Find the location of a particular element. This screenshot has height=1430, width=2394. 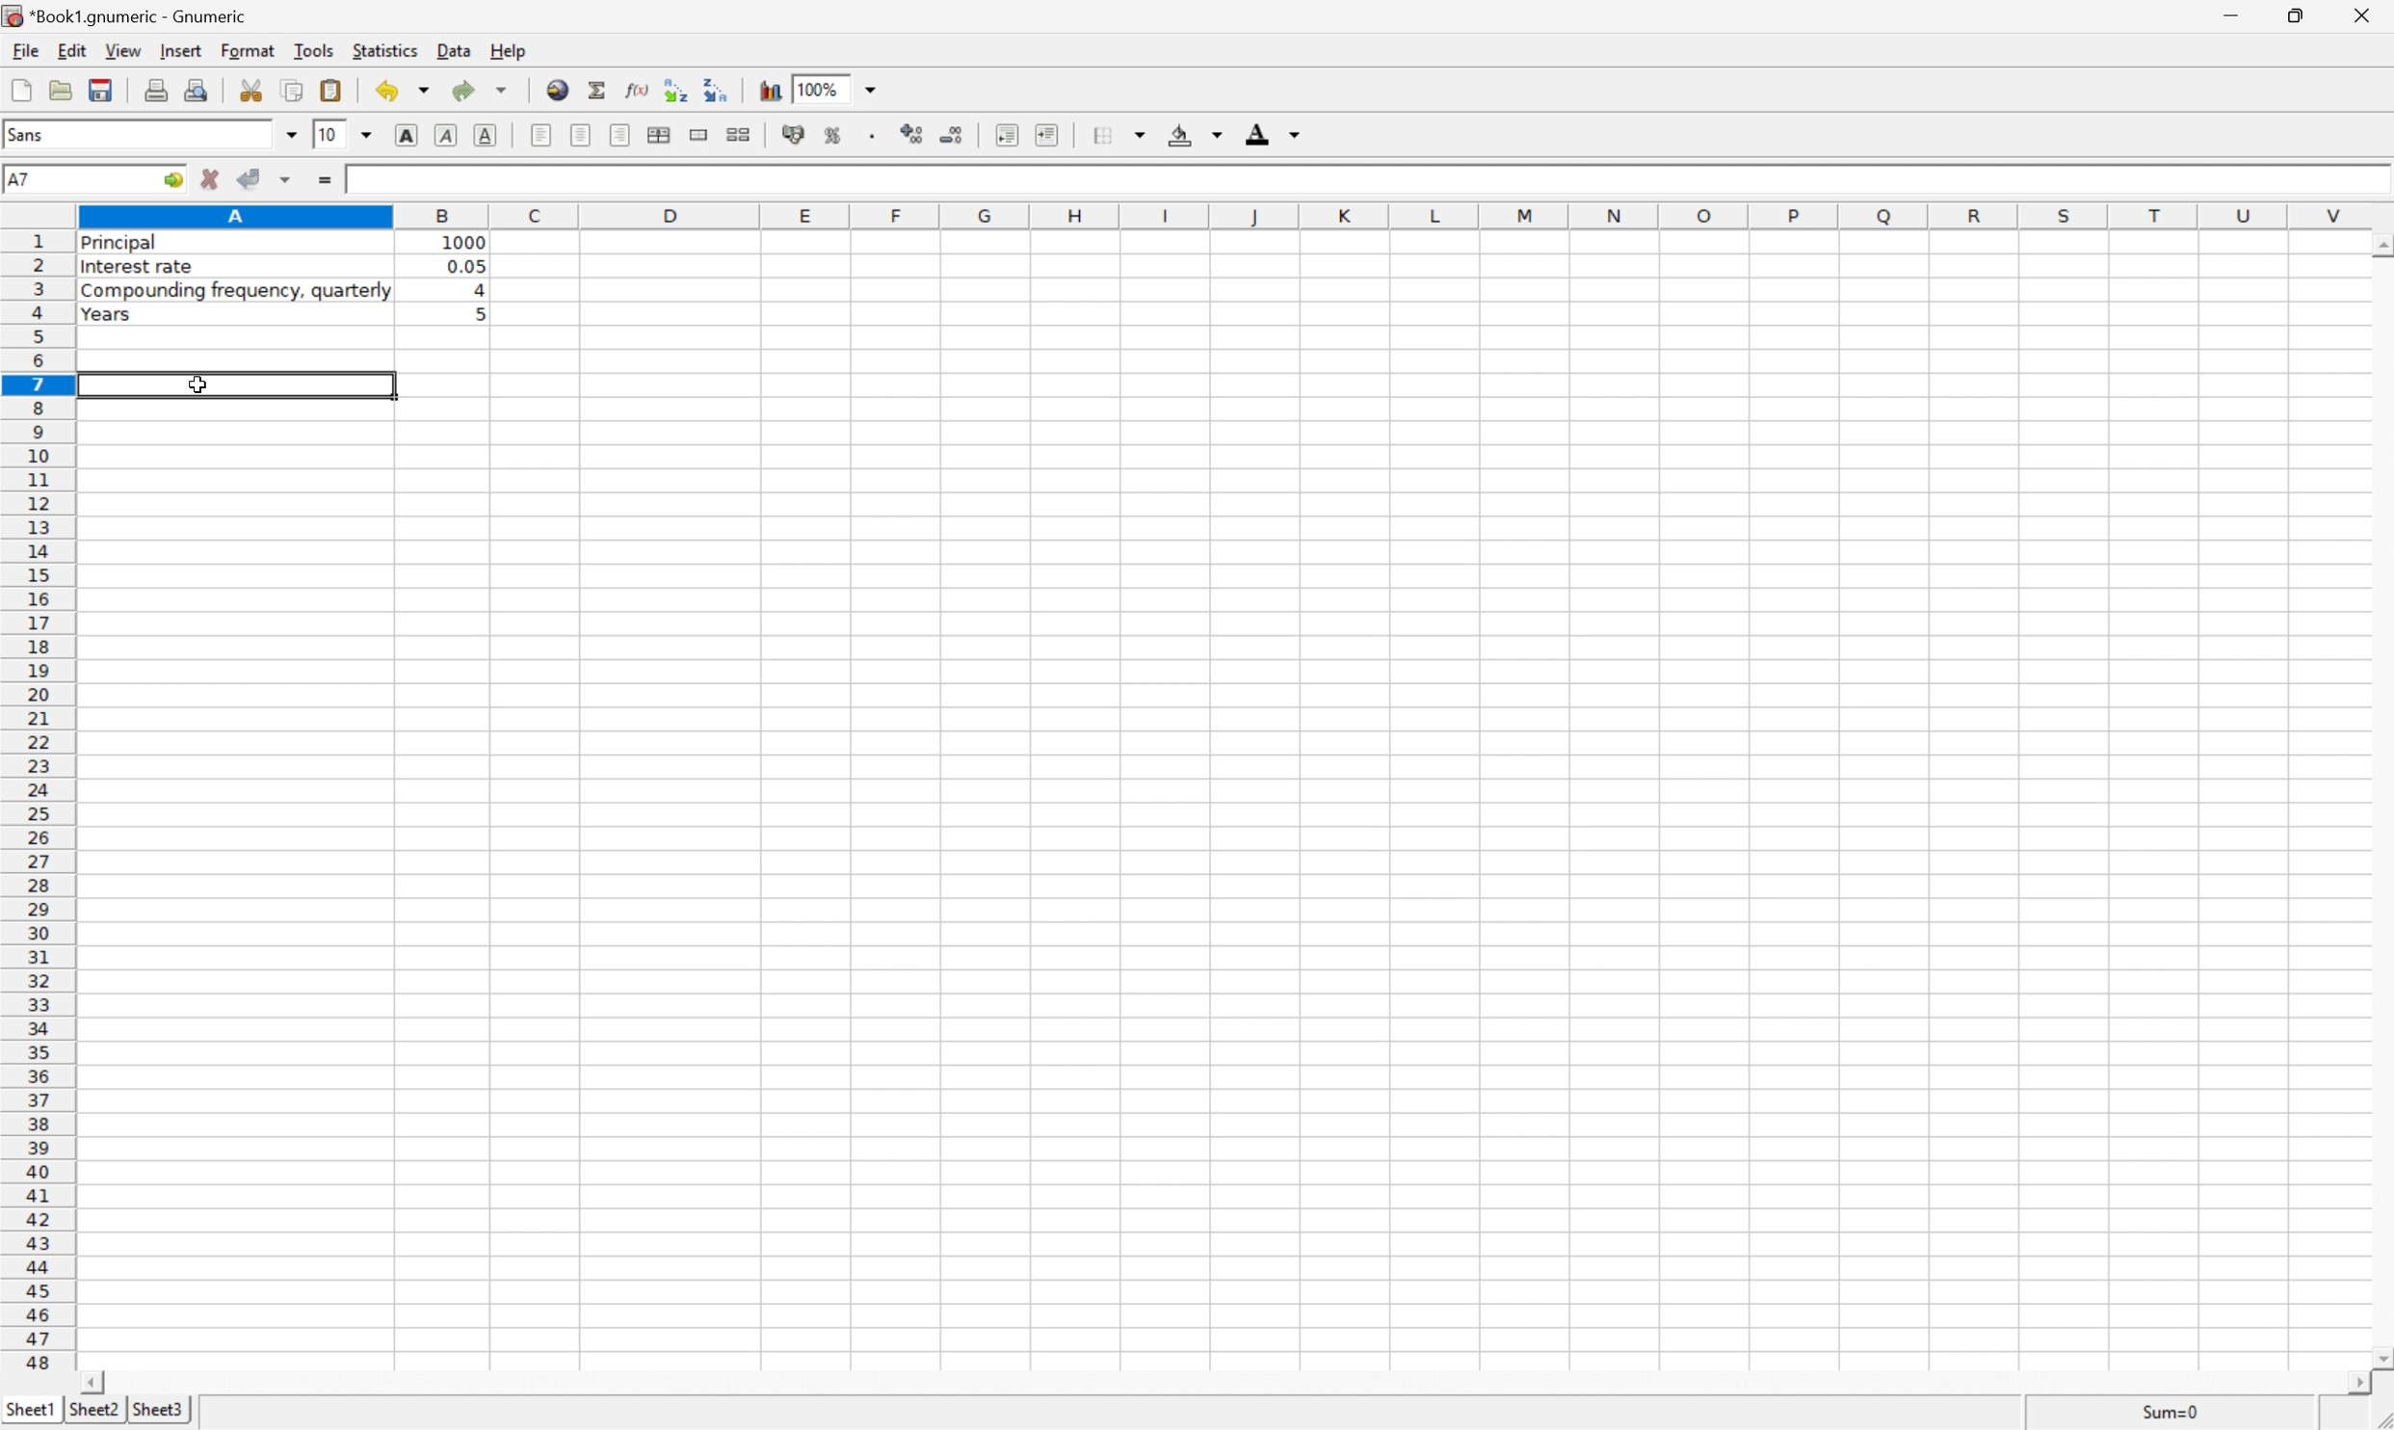

increase number of decimals displayed is located at coordinates (913, 134).